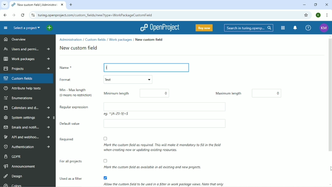 This screenshot has height=187, width=332. What do you see at coordinates (13, 156) in the screenshot?
I see `GDPR` at bounding box center [13, 156].